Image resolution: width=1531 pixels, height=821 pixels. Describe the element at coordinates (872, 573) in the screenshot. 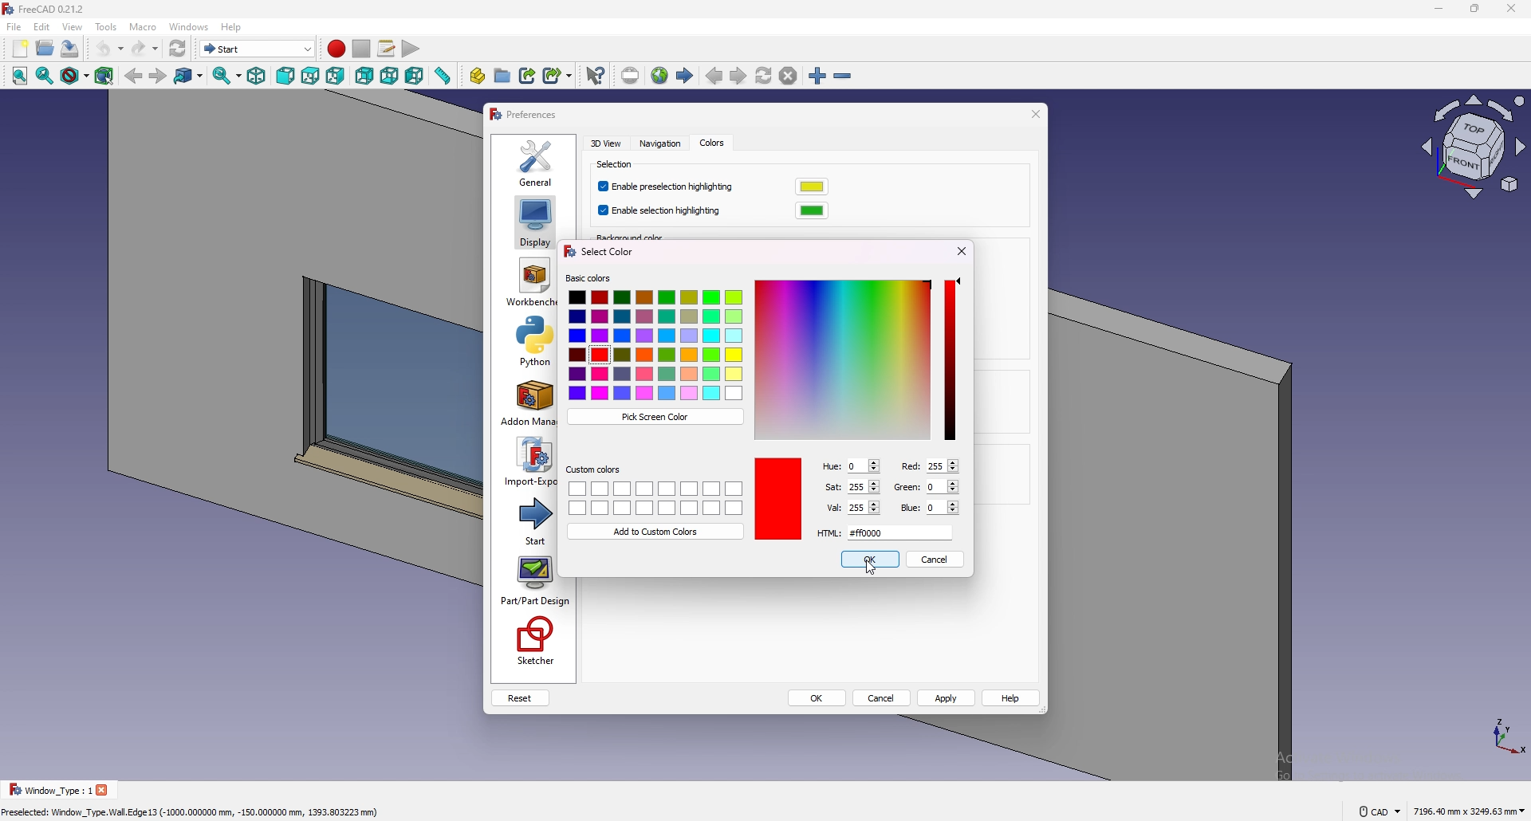

I see `cursor` at that location.